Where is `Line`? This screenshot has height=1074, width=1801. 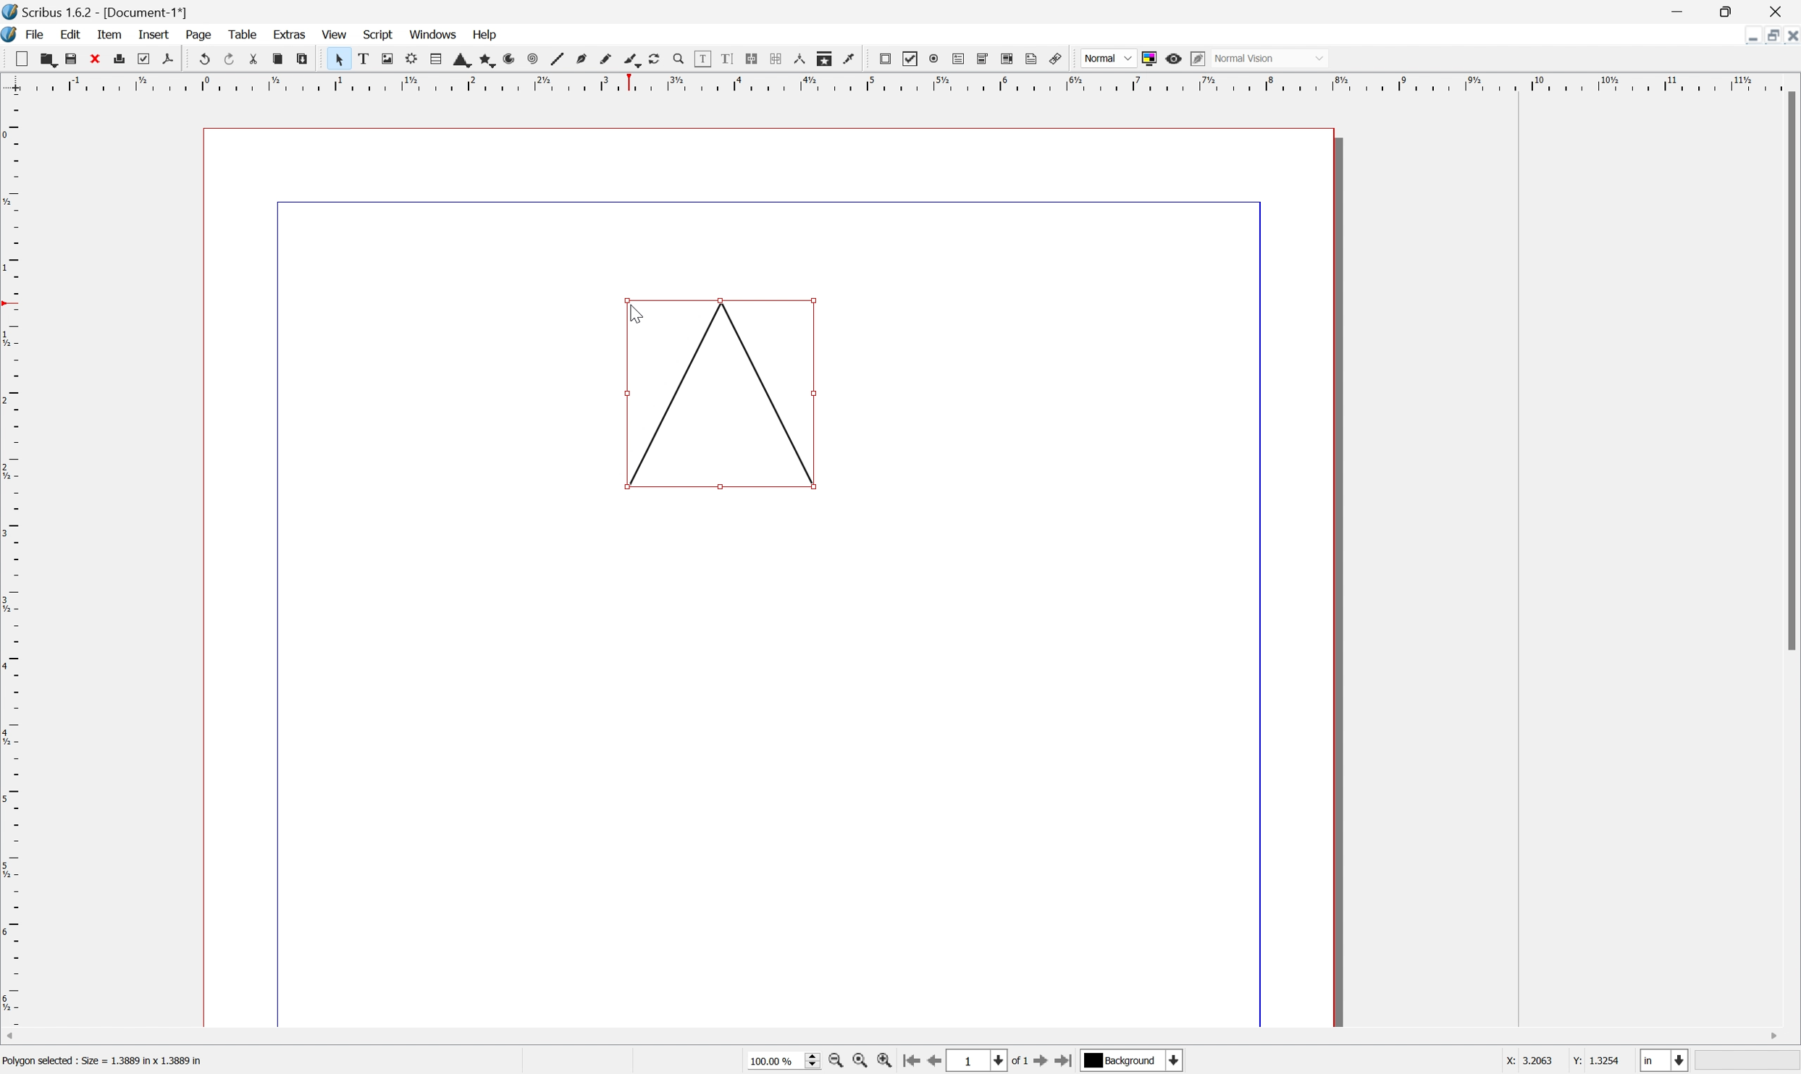 Line is located at coordinates (555, 59).